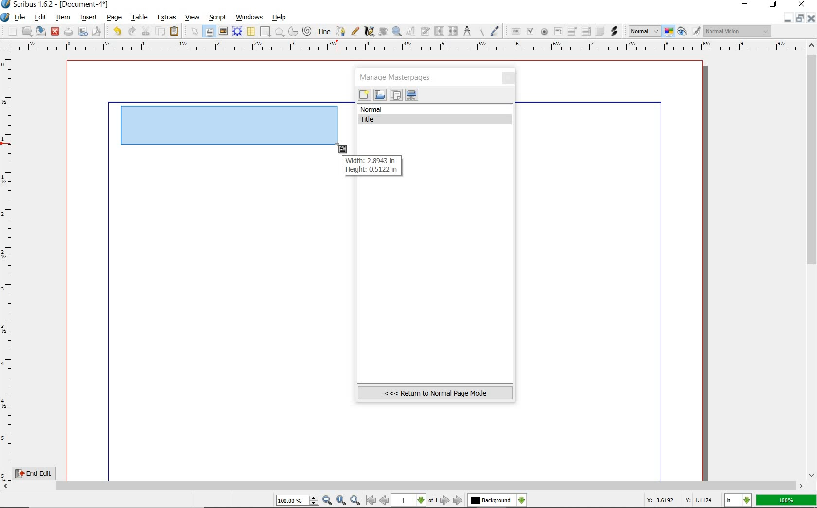 This screenshot has height=508, width=817. I want to click on render frame, so click(237, 31).